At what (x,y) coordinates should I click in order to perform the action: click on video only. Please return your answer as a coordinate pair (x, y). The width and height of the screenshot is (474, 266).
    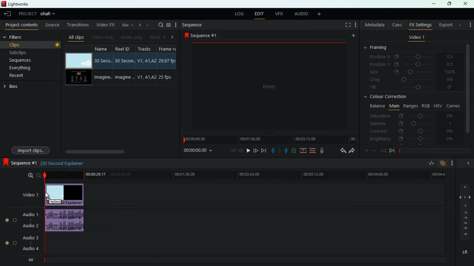
    Looking at the image, I should click on (103, 37).